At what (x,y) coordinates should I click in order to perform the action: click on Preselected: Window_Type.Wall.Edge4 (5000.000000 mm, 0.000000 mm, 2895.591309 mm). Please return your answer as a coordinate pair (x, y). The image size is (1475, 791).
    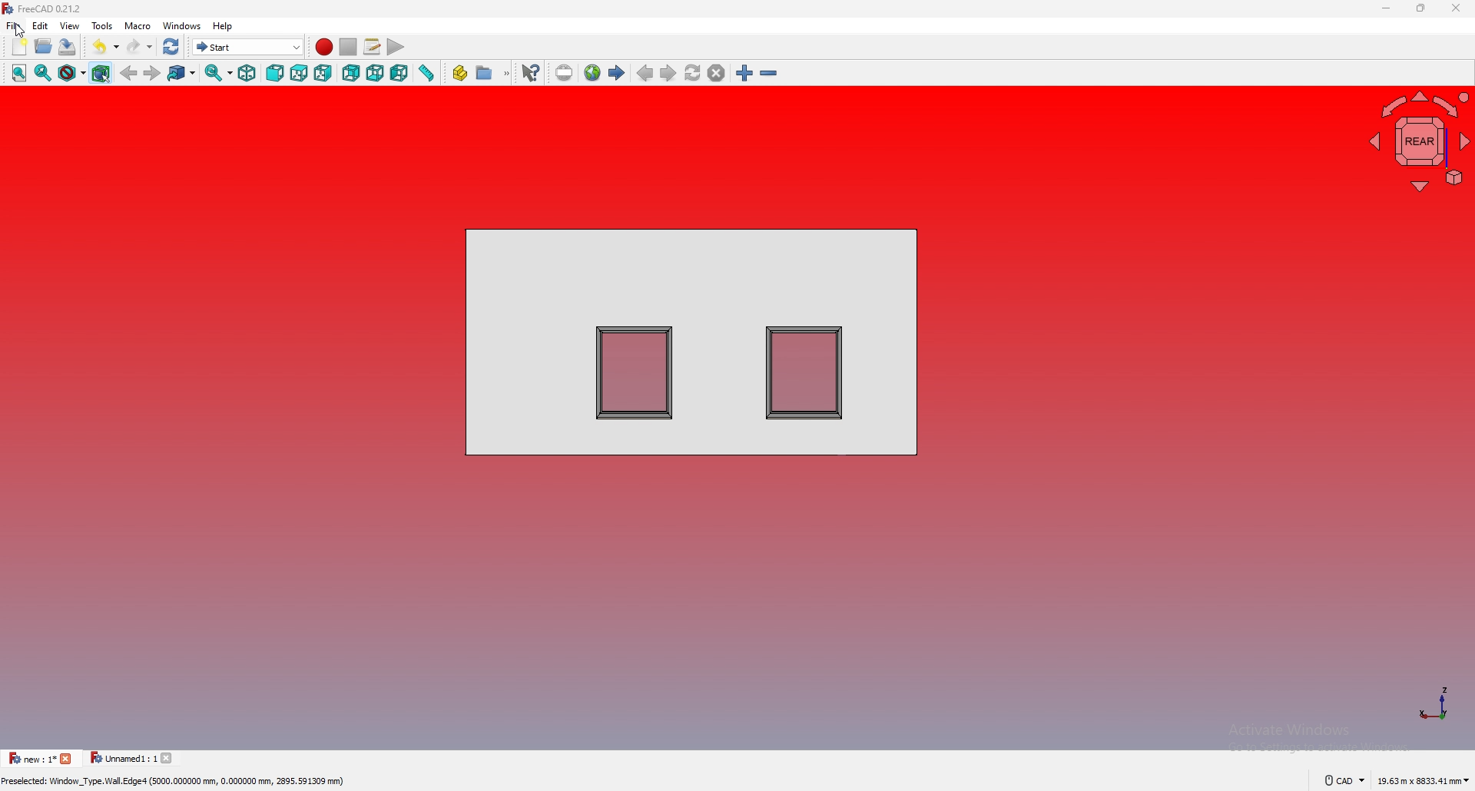
    Looking at the image, I should click on (177, 782).